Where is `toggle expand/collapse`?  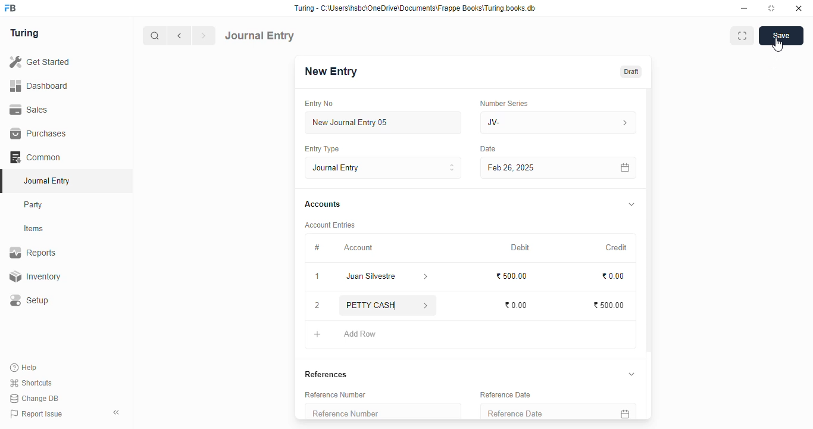
toggle expand/collapse is located at coordinates (632, 205).